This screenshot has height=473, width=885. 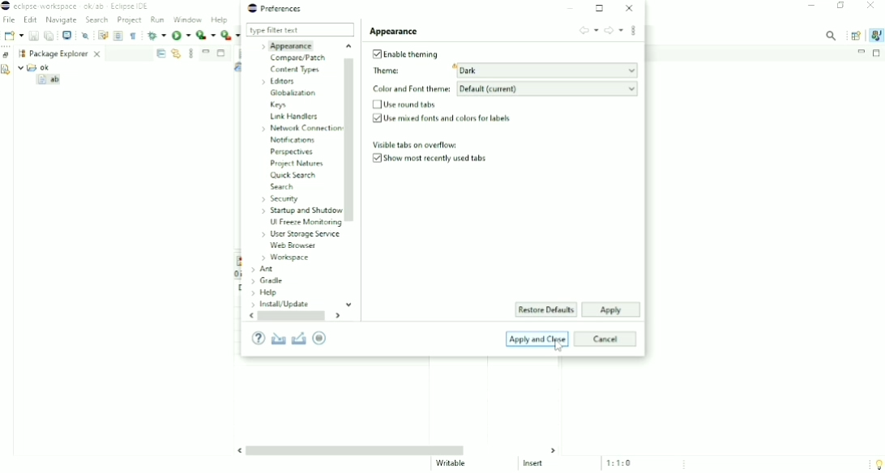 What do you see at coordinates (156, 35) in the screenshot?
I see `Debug` at bounding box center [156, 35].